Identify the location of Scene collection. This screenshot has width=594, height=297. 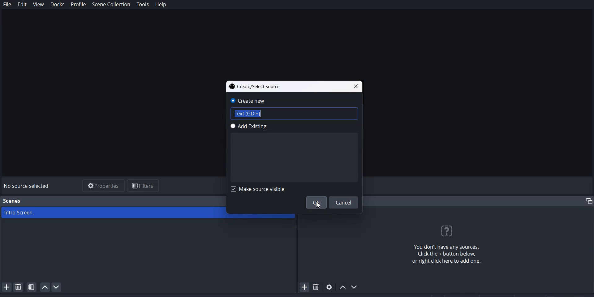
(112, 5).